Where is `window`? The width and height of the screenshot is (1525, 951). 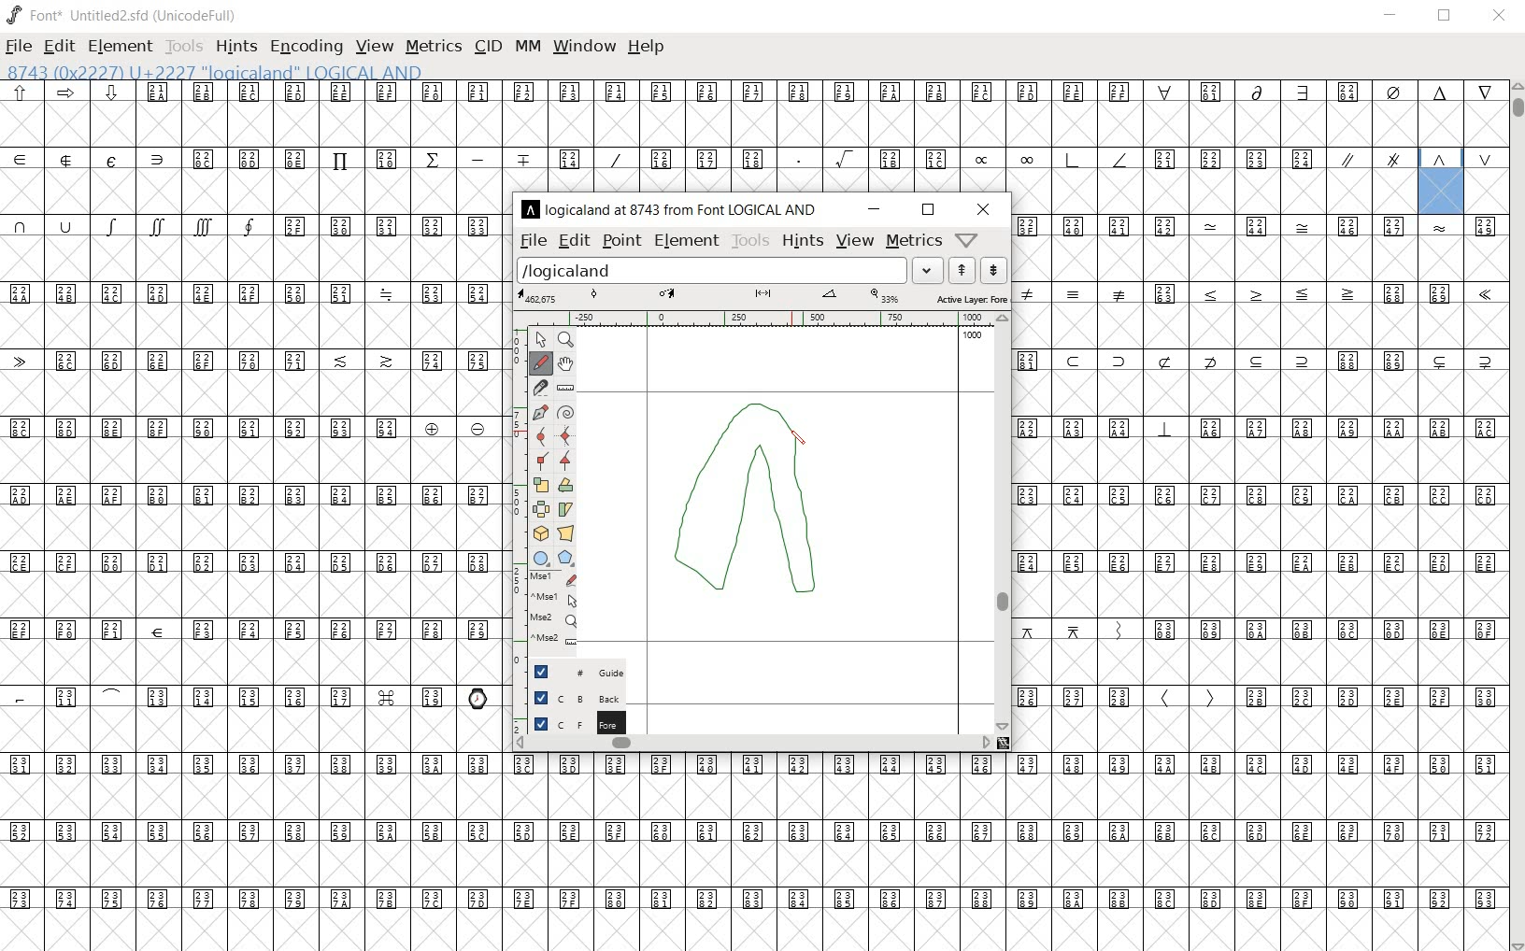 window is located at coordinates (583, 46).